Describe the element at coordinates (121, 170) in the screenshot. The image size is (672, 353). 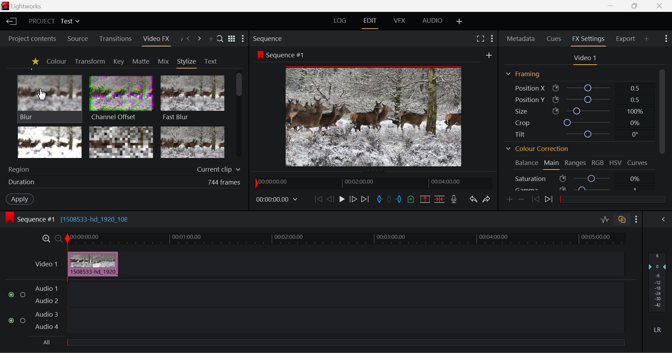
I see `Region of Effect` at that location.